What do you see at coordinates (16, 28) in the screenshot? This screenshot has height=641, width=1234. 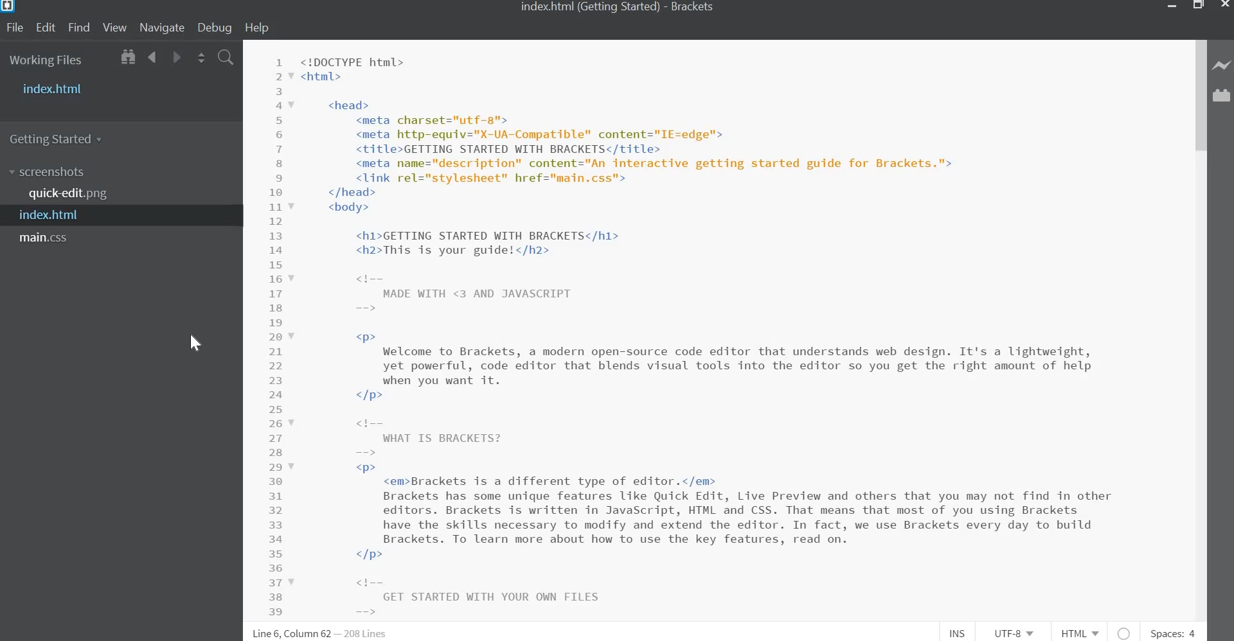 I see `File` at bounding box center [16, 28].